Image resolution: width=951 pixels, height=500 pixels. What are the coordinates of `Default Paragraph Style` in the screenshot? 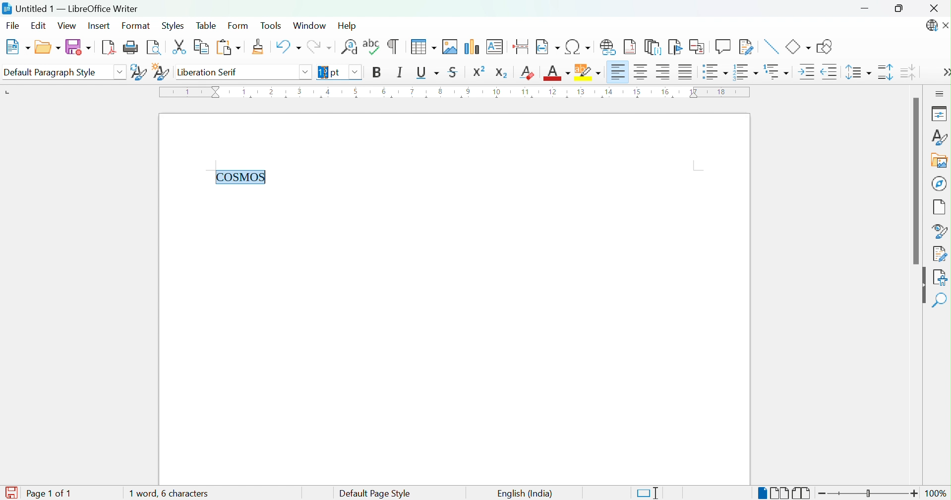 It's located at (54, 72).